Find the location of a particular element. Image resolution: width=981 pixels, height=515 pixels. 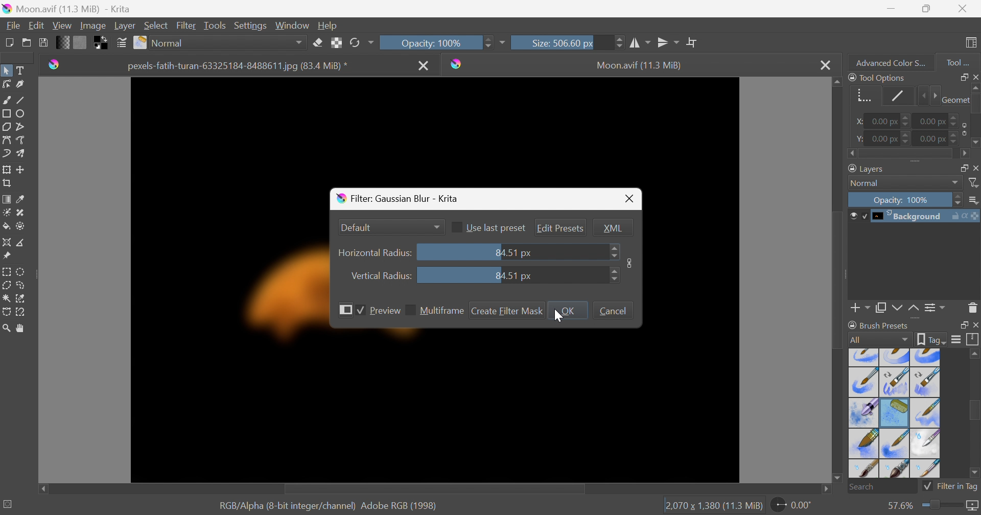

Pan tool is located at coordinates (23, 329).